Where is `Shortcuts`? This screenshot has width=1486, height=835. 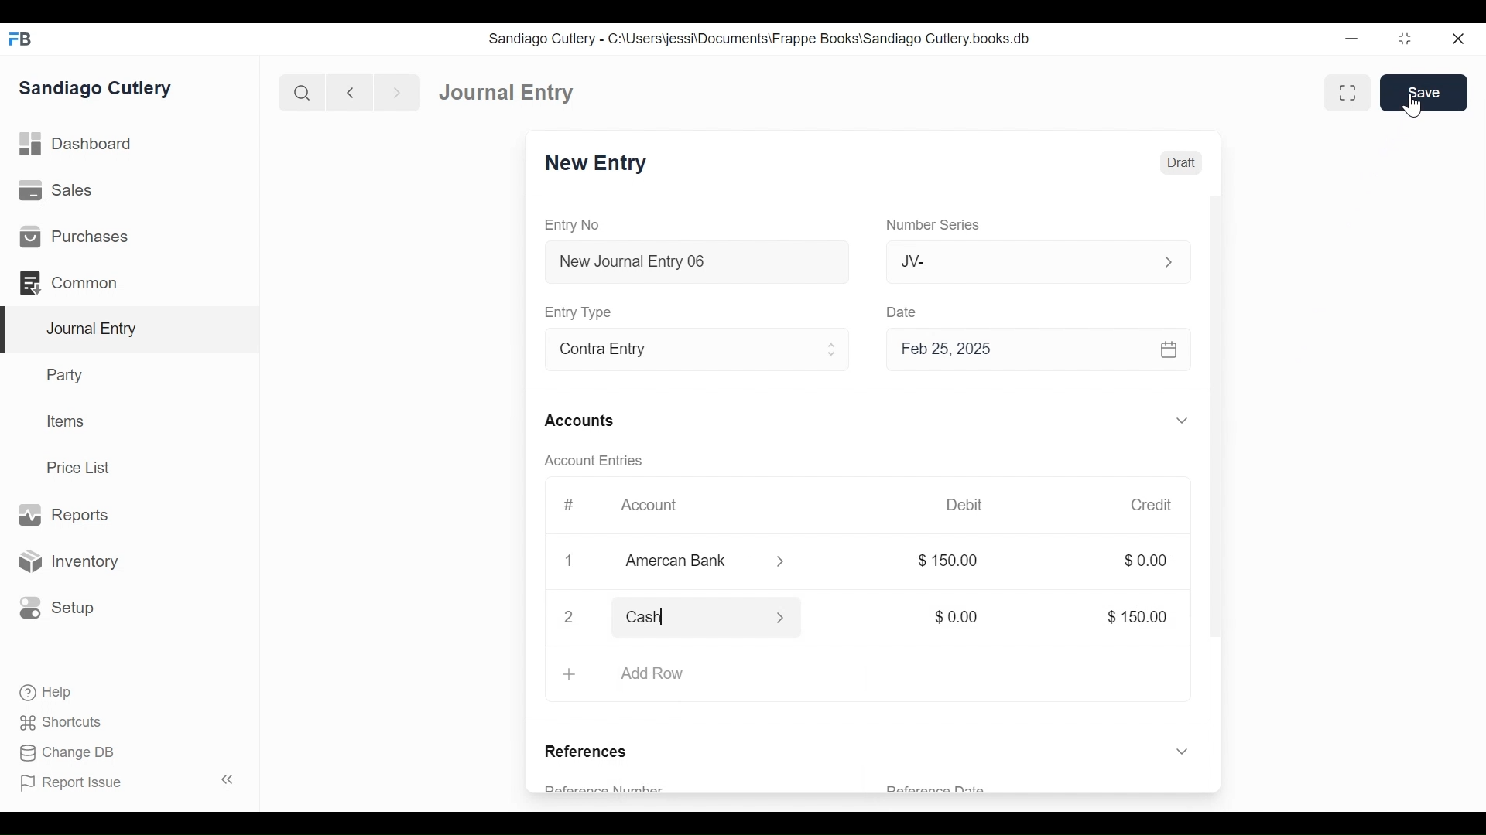 Shortcuts is located at coordinates (65, 722).